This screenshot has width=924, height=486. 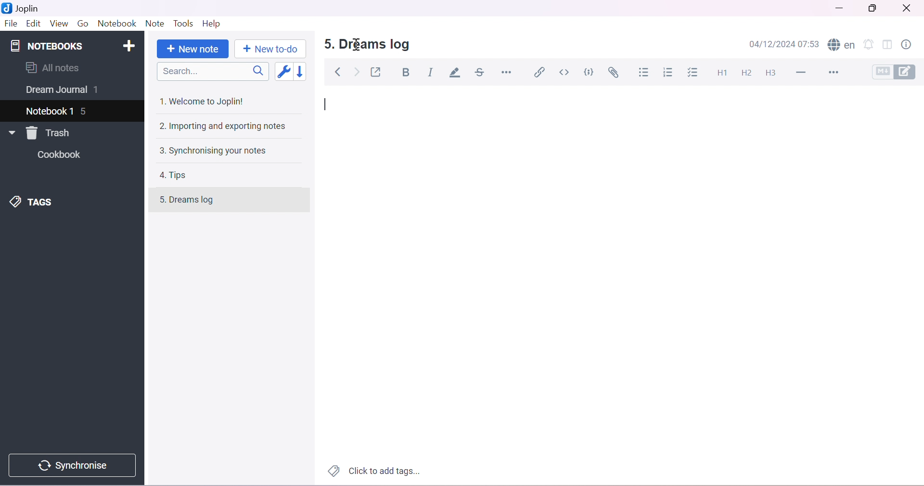 What do you see at coordinates (457, 73) in the screenshot?
I see `Highlight` at bounding box center [457, 73].